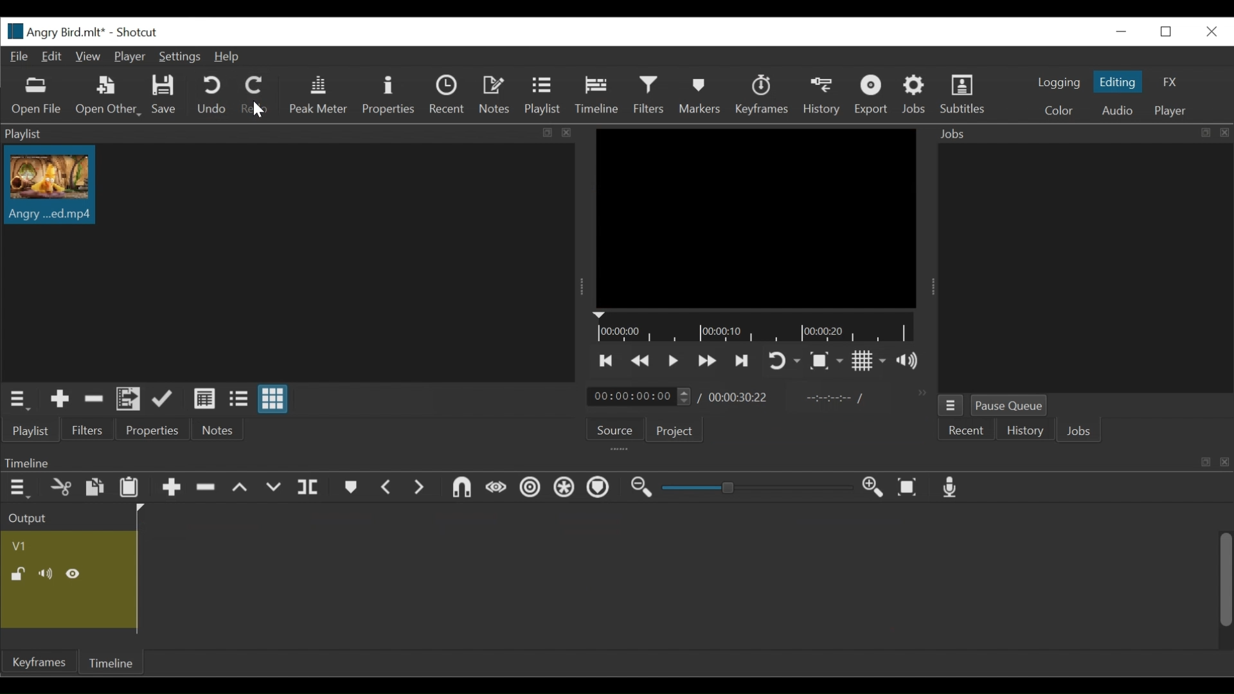 This screenshot has height=694, width=1234. I want to click on Zoom timeline out, so click(642, 489).